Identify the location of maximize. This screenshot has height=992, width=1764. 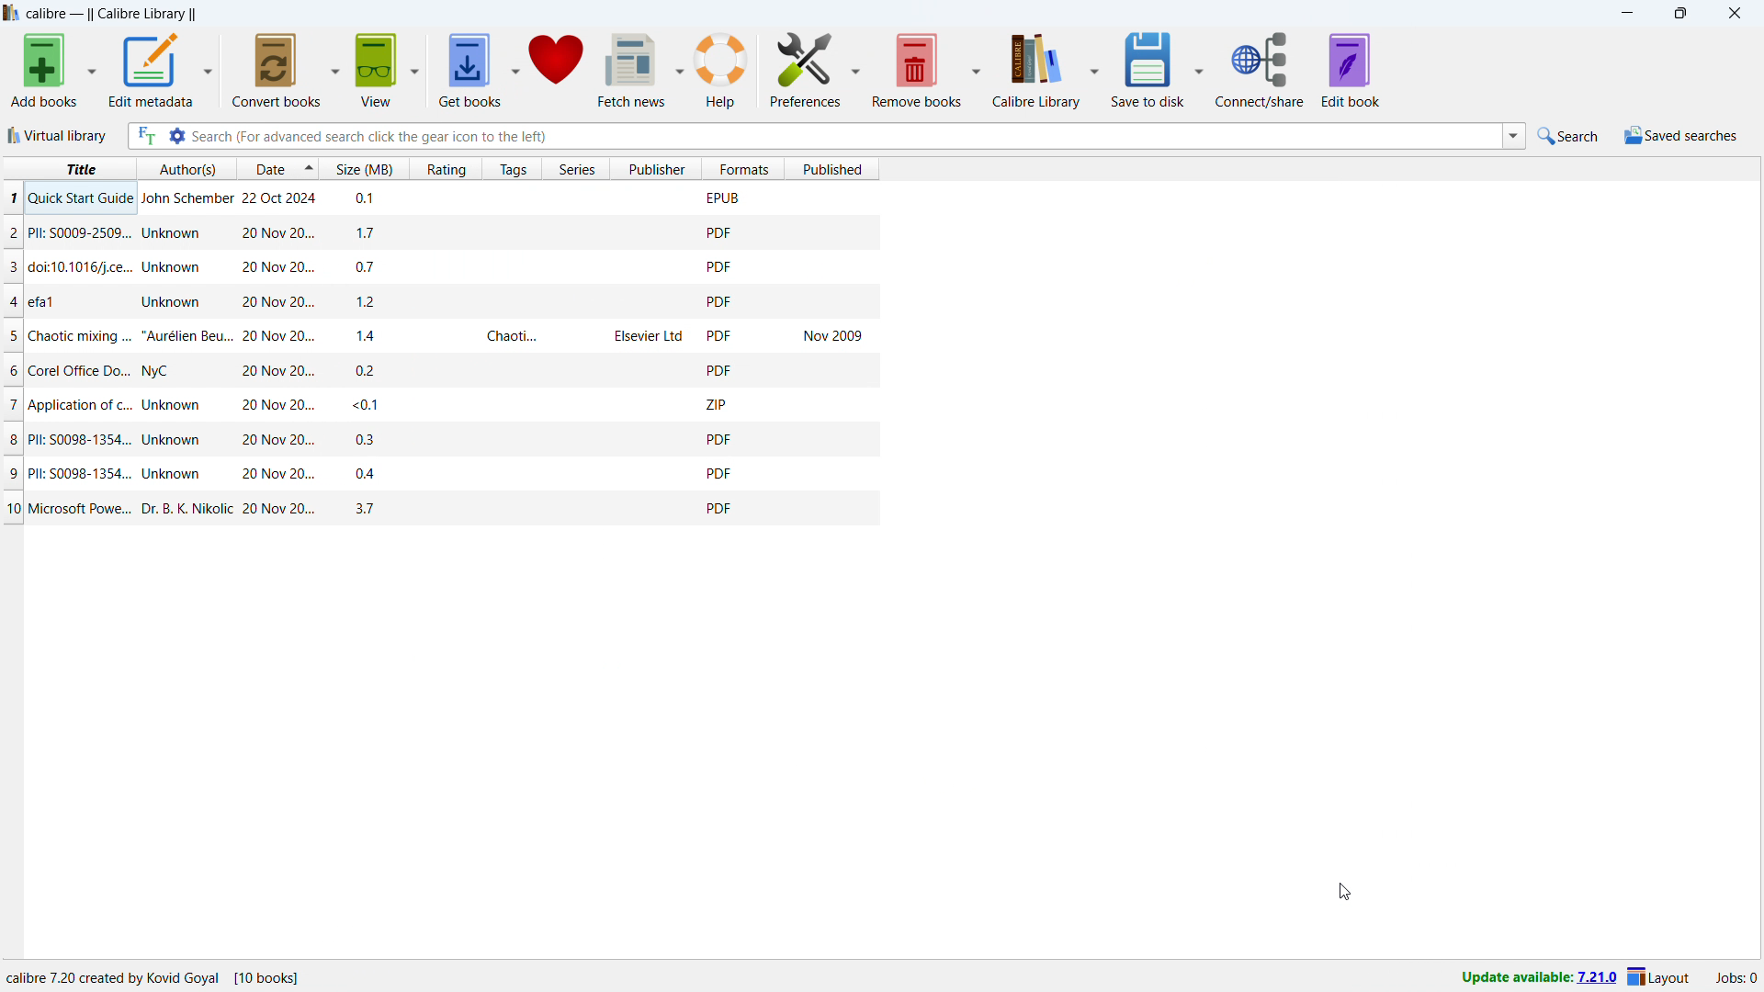
(1681, 14).